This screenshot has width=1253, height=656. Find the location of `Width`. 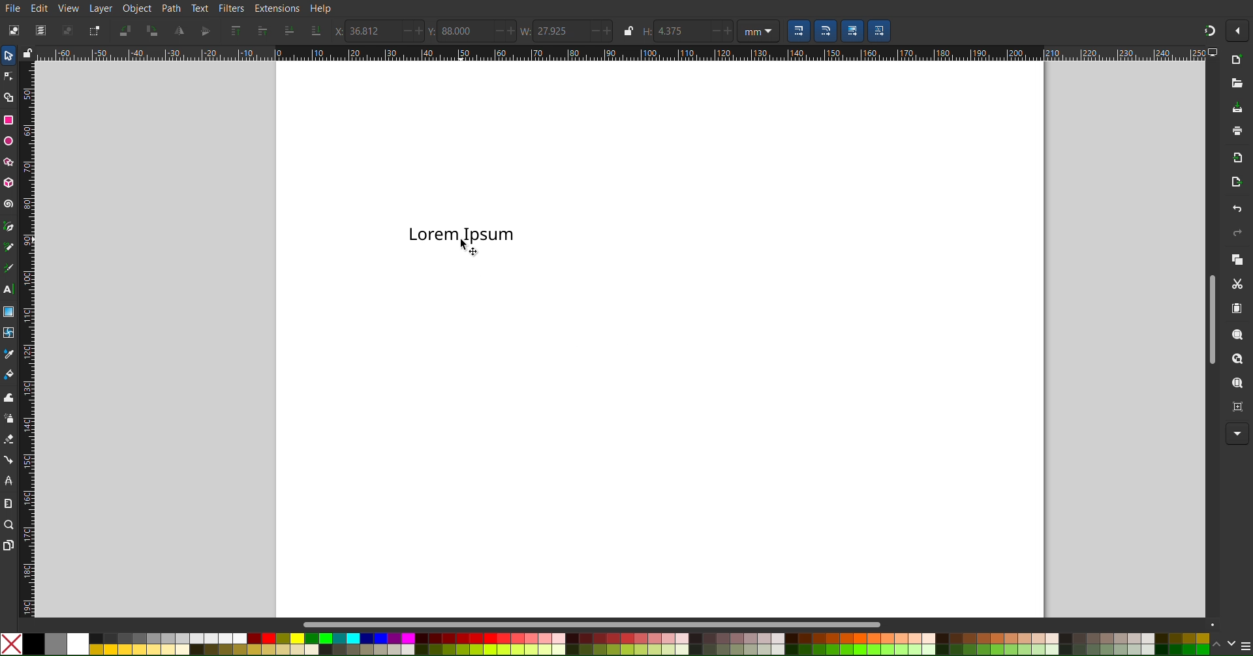

Width is located at coordinates (526, 31).